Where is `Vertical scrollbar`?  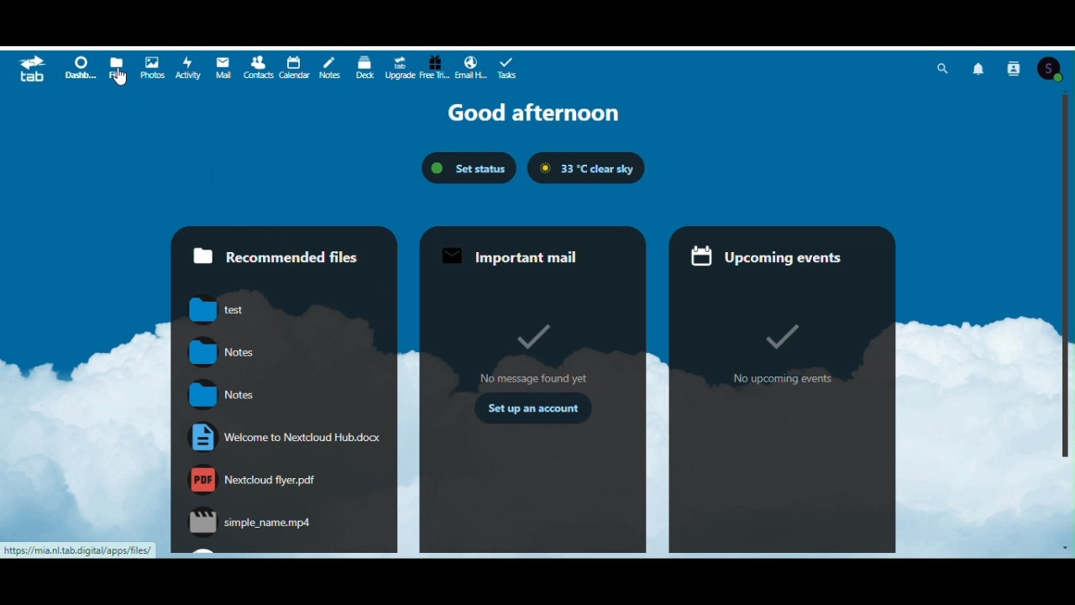
Vertical scrollbar is located at coordinates (1068, 275).